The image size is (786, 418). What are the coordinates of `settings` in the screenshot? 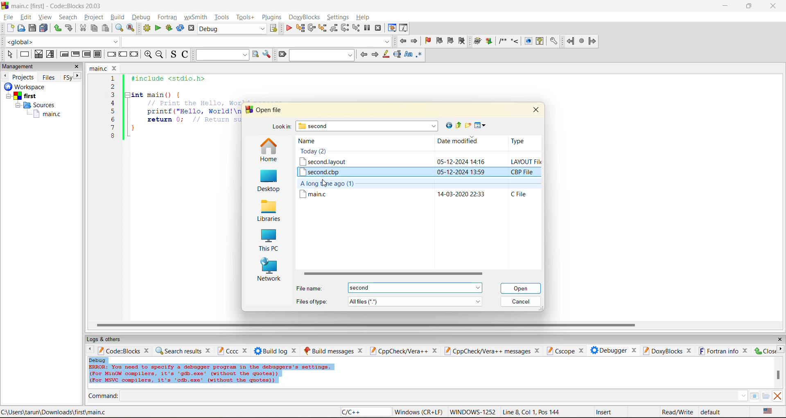 It's located at (553, 41).